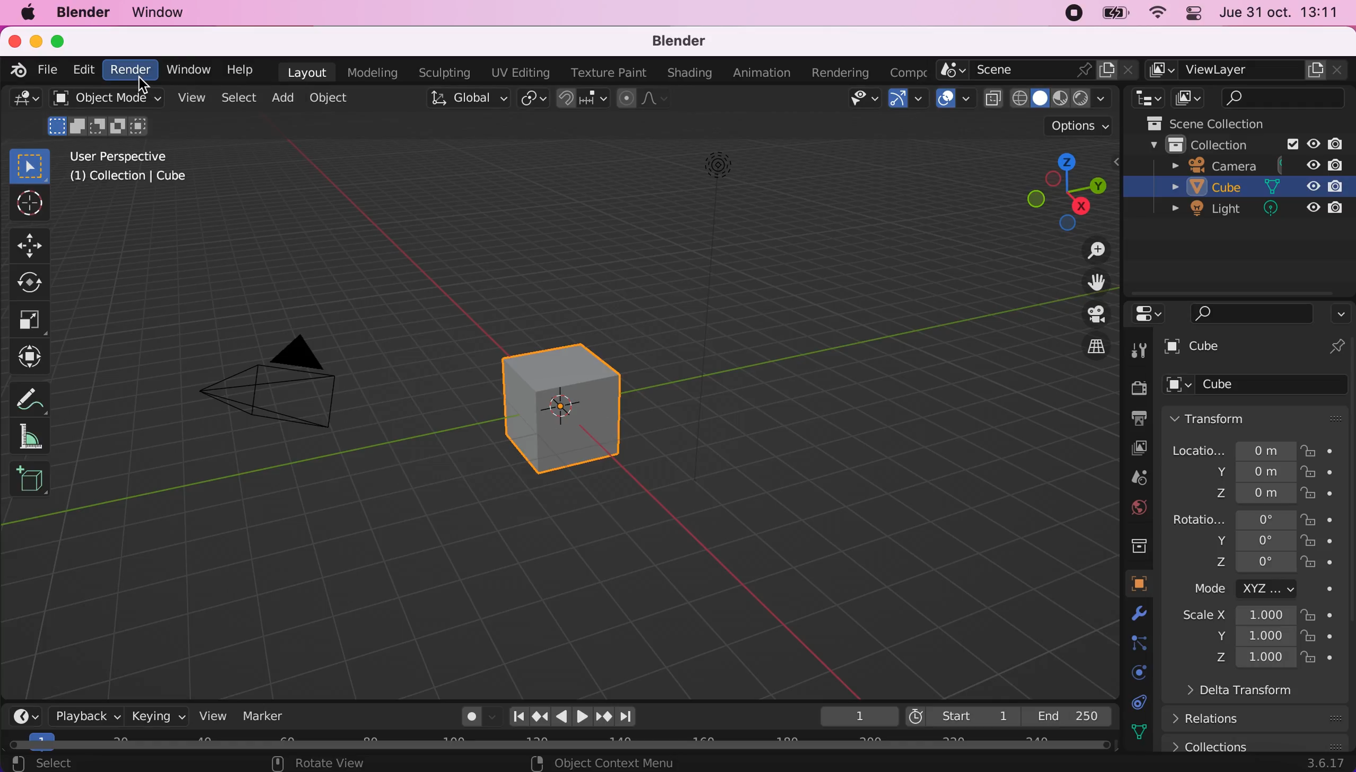 This screenshot has height=772, width=1356. I want to click on scene, so click(1037, 69).